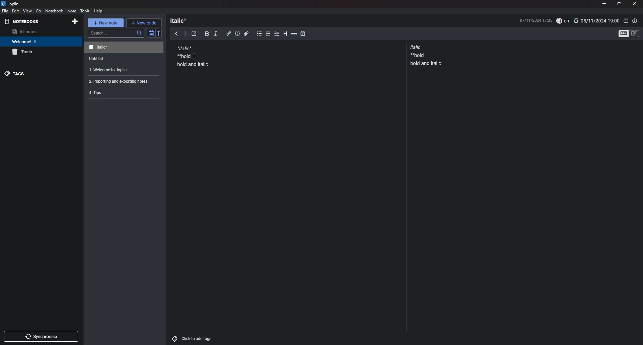  What do you see at coordinates (151, 33) in the screenshot?
I see `toggle sort order` at bounding box center [151, 33].